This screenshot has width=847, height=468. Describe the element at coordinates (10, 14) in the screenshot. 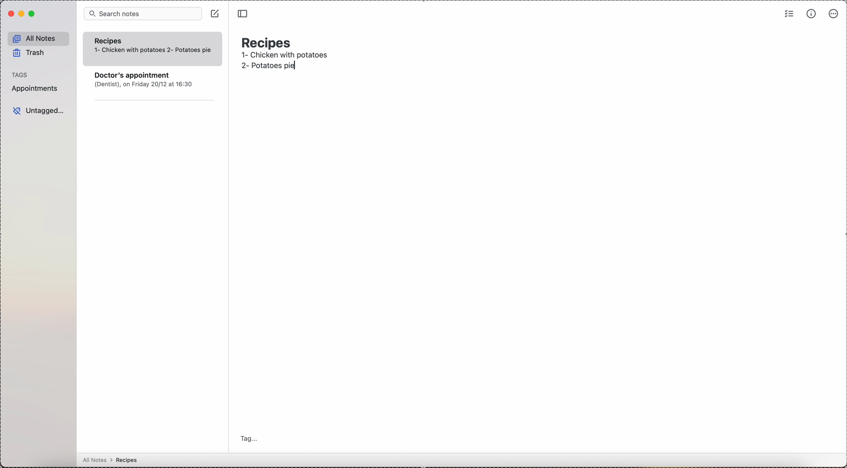

I see `close simplenote` at that location.